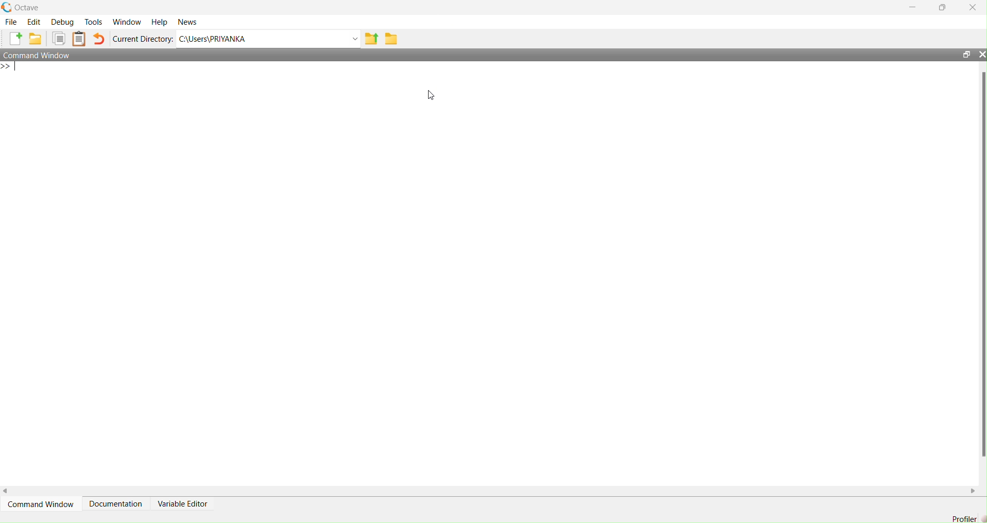  What do you see at coordinates (12, 68) in the screenshot?
I see `>> |` at bounding box center [12, 68].